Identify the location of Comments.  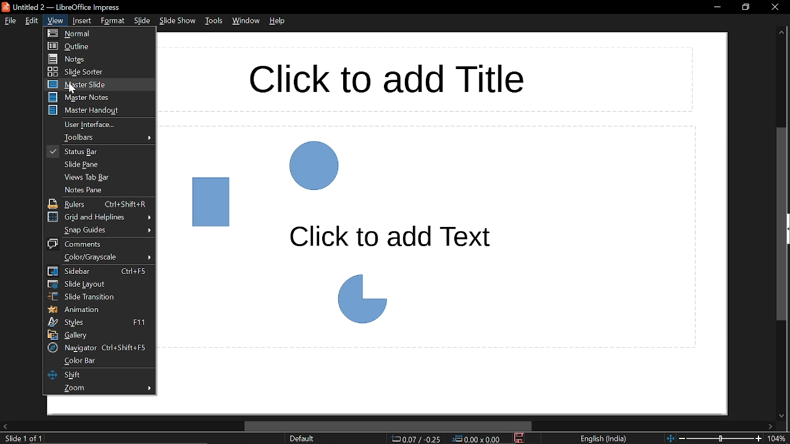
(98, 244).